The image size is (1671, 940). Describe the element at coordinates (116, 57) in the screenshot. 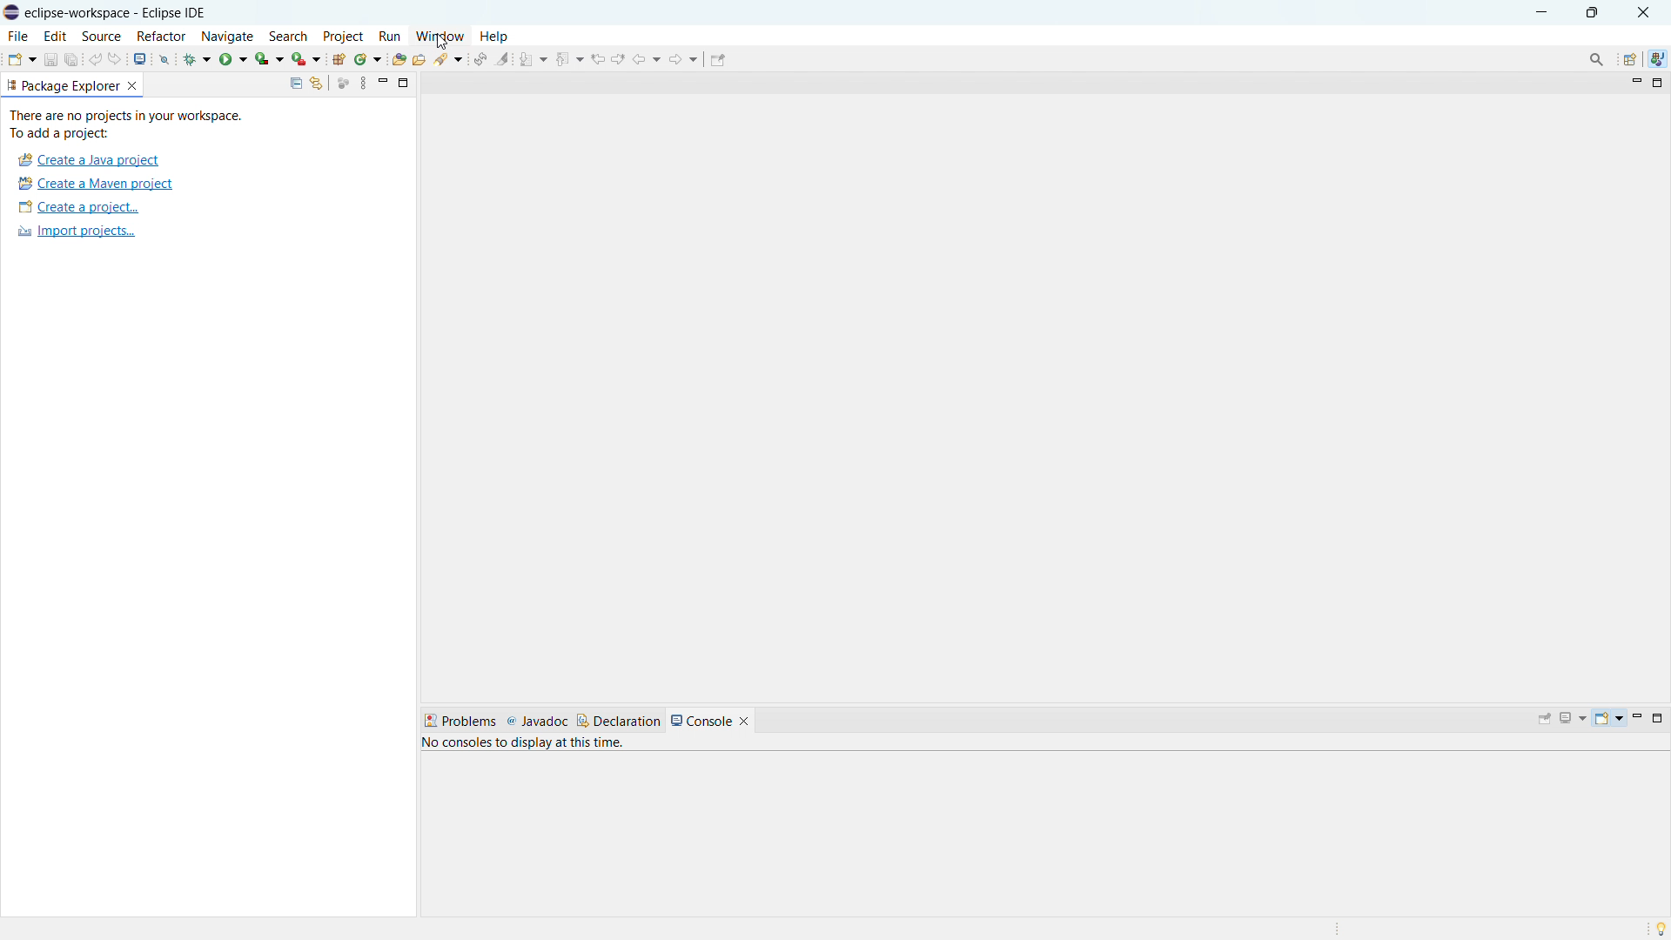

I see `redo` at that location.